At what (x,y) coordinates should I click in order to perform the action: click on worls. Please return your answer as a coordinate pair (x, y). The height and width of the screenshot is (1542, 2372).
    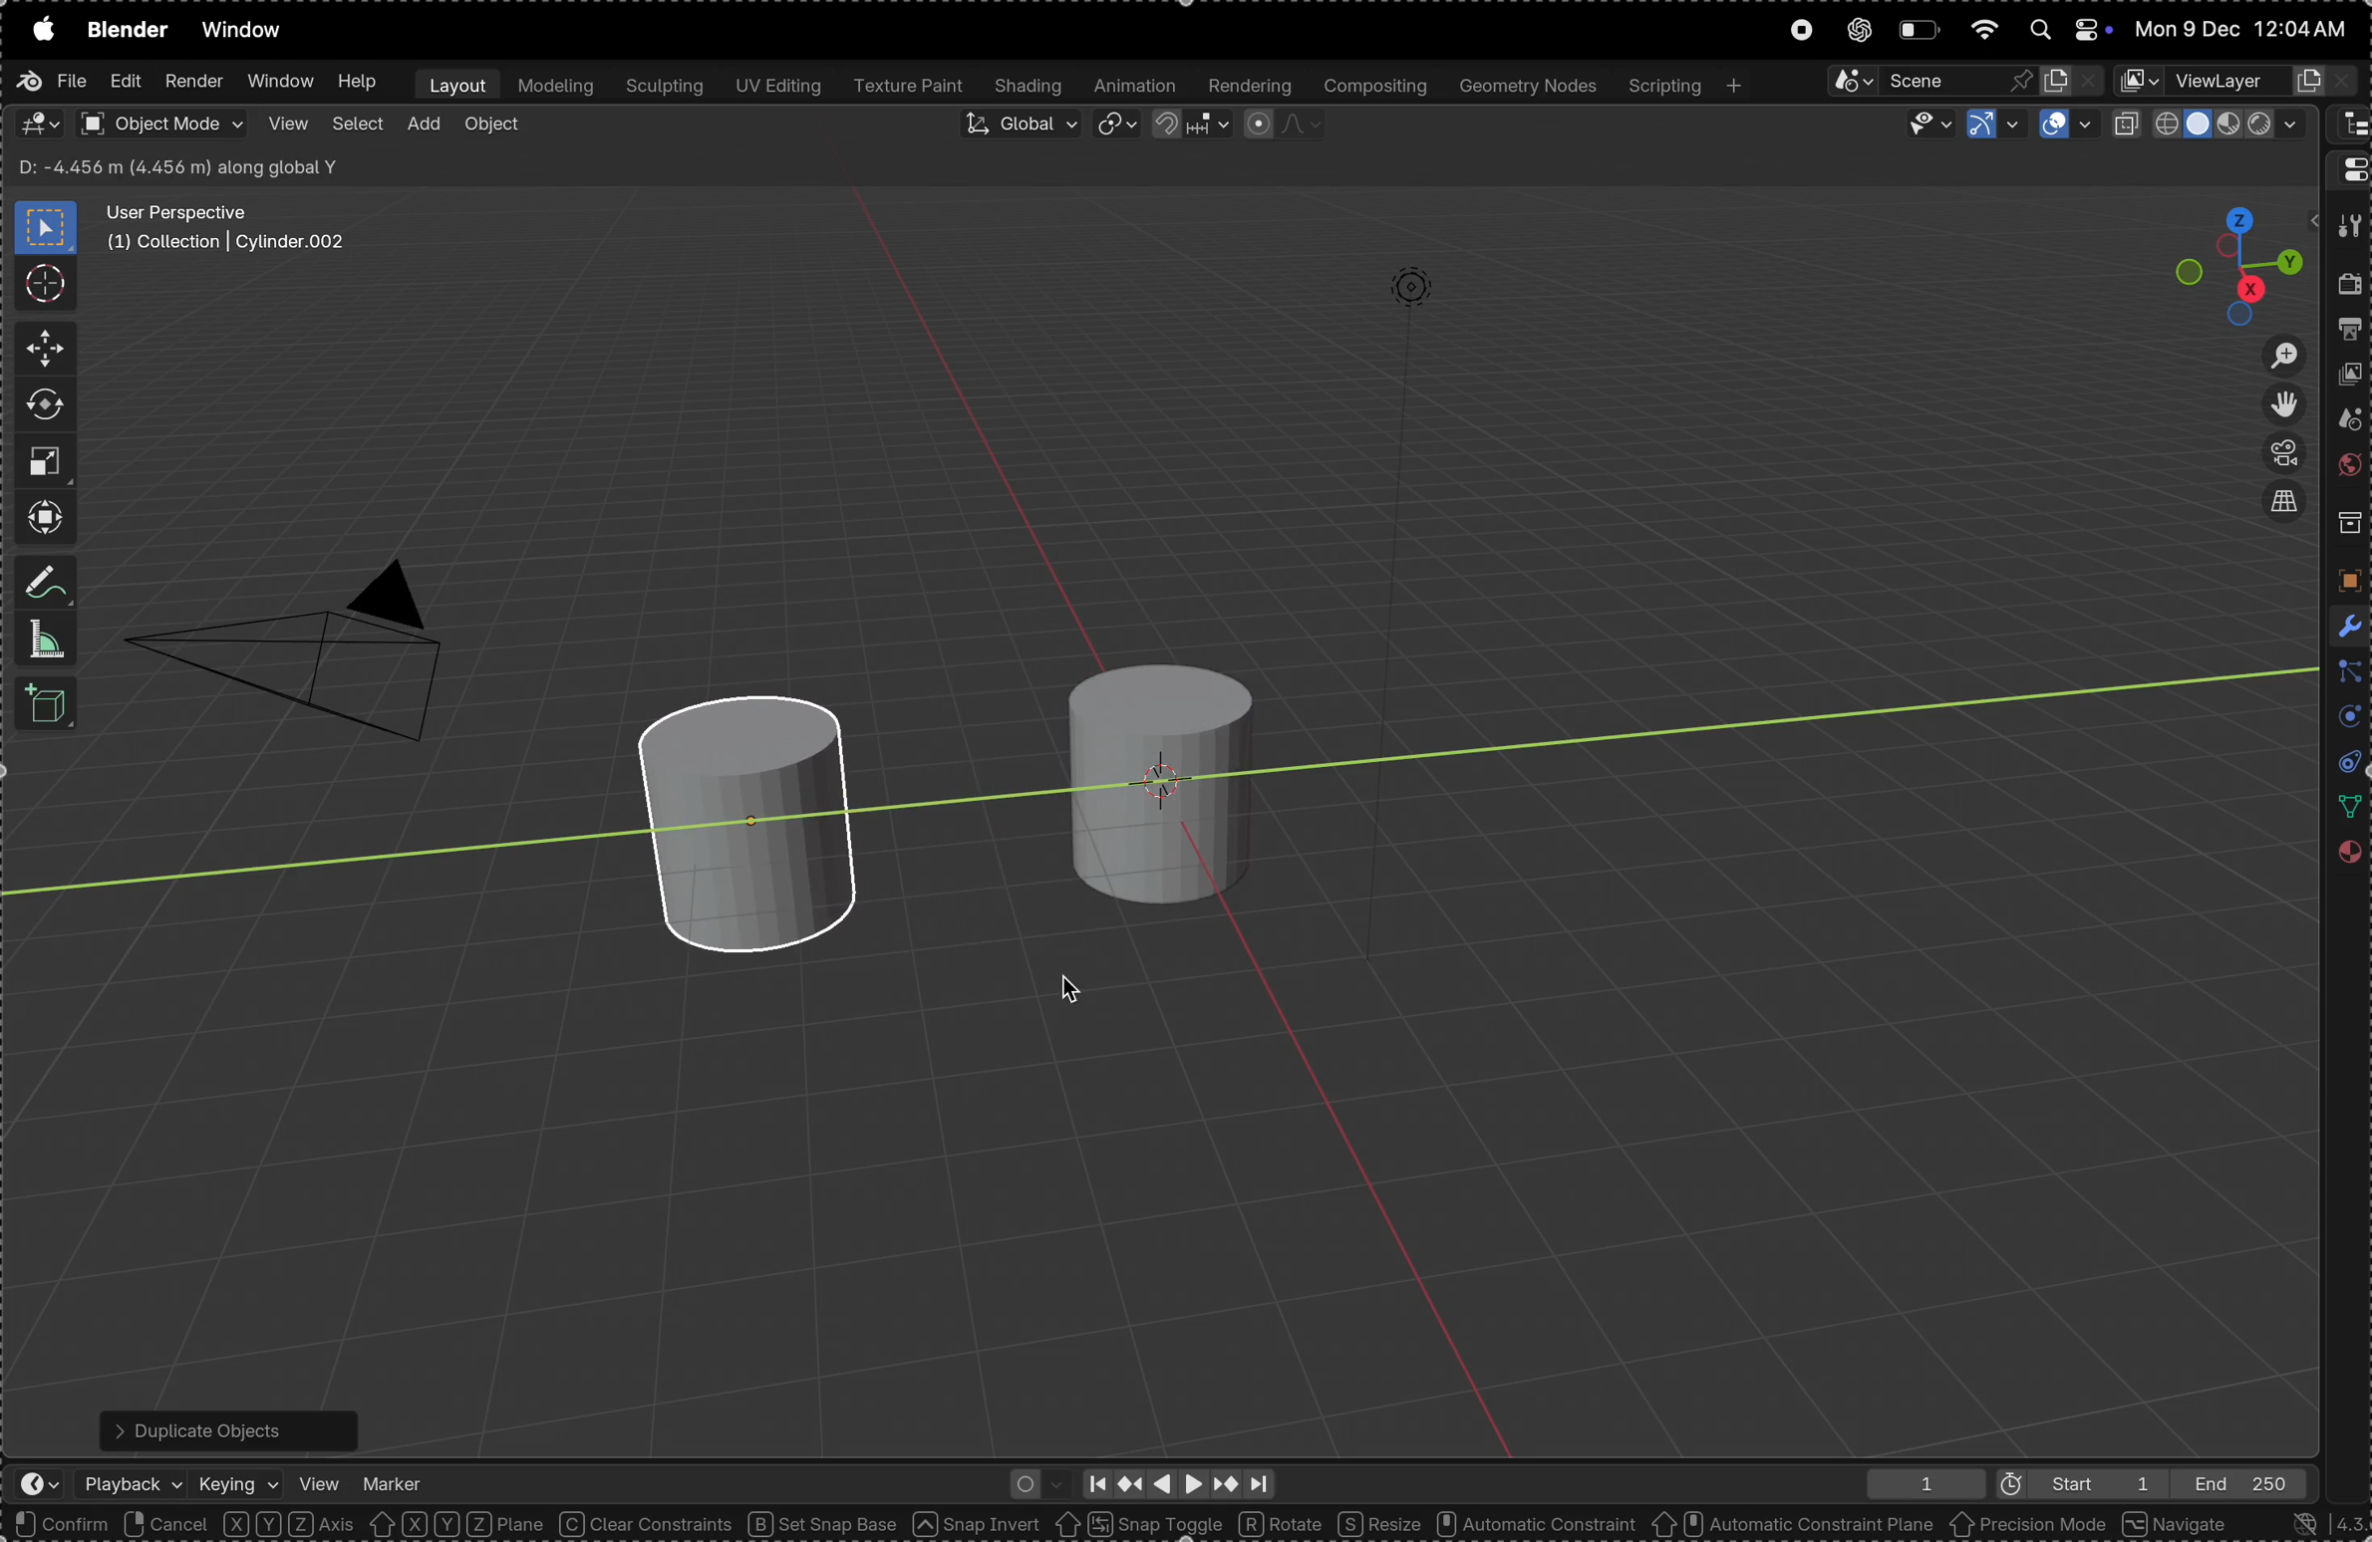
    Looking at the image, I should click on (2347, 469).